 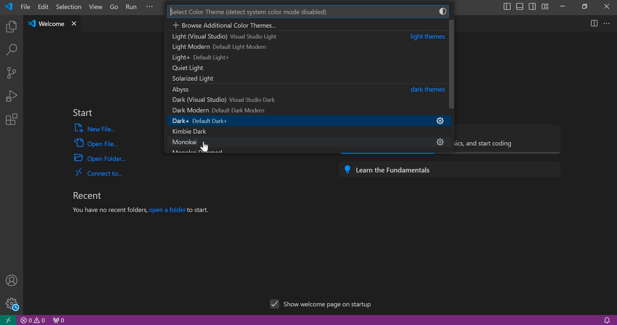 What do you see at coordinates (97, 142) in the screenshot?
I see `open file` at bounding box center [97, 142].